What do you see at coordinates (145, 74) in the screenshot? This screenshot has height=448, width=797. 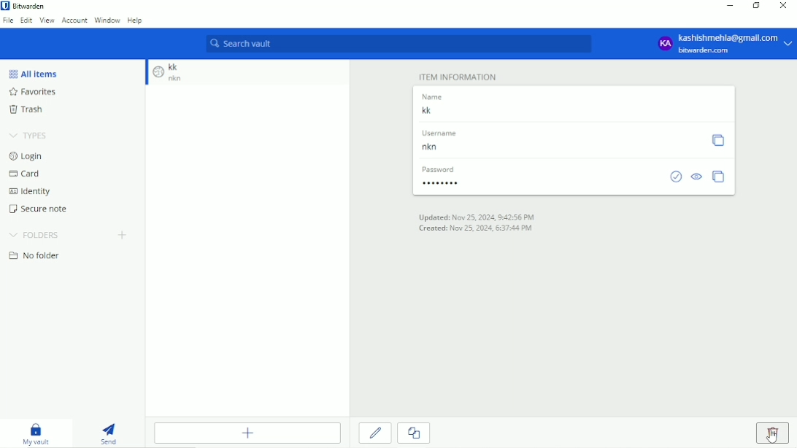 I see `scroll down` at bounding box center [145, 74].